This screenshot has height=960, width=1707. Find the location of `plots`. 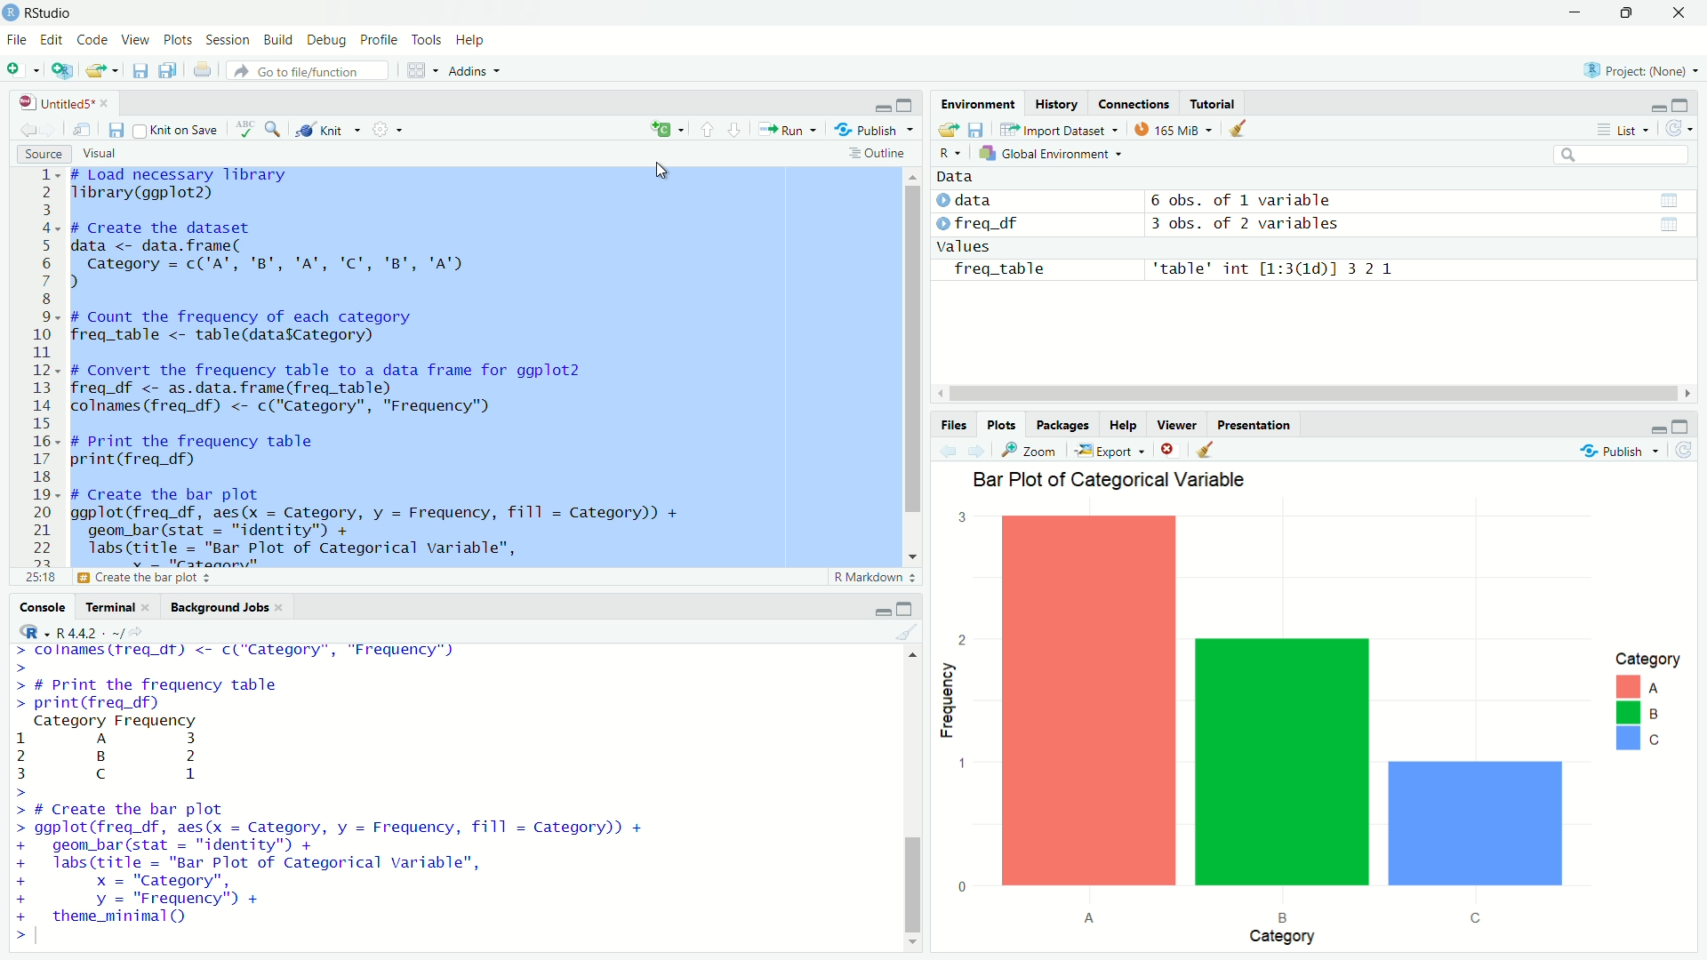

plots is located at coordinates (178, 41).